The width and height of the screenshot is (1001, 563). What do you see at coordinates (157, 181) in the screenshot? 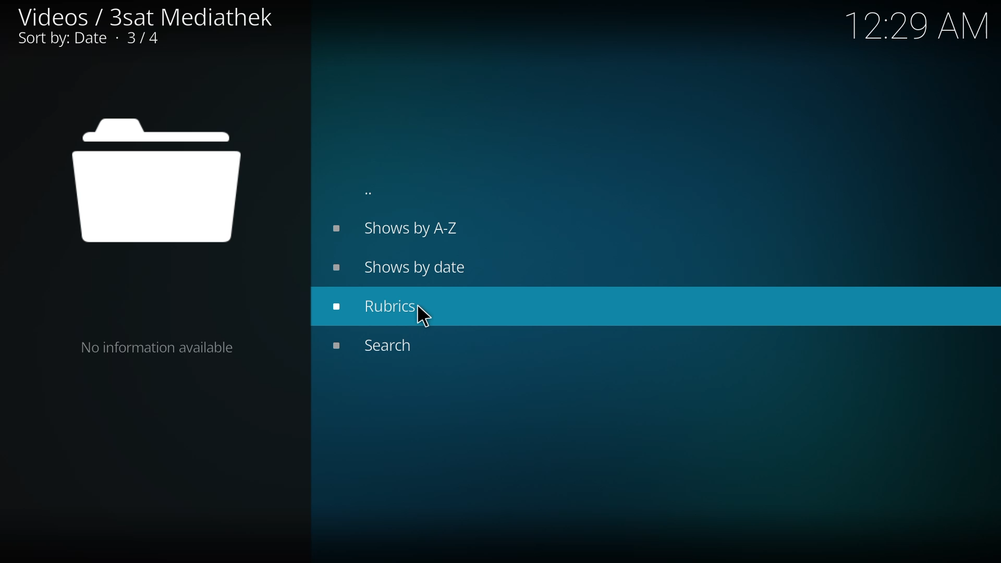
I see `folder` at bounding box center [157, 181].